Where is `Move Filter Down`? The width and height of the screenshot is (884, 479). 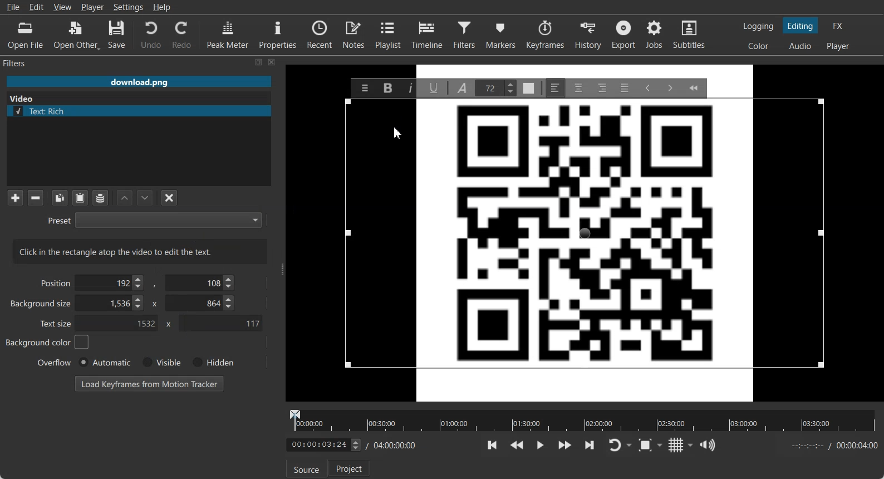 Move Filter Down is located at coordinates (145, 198).